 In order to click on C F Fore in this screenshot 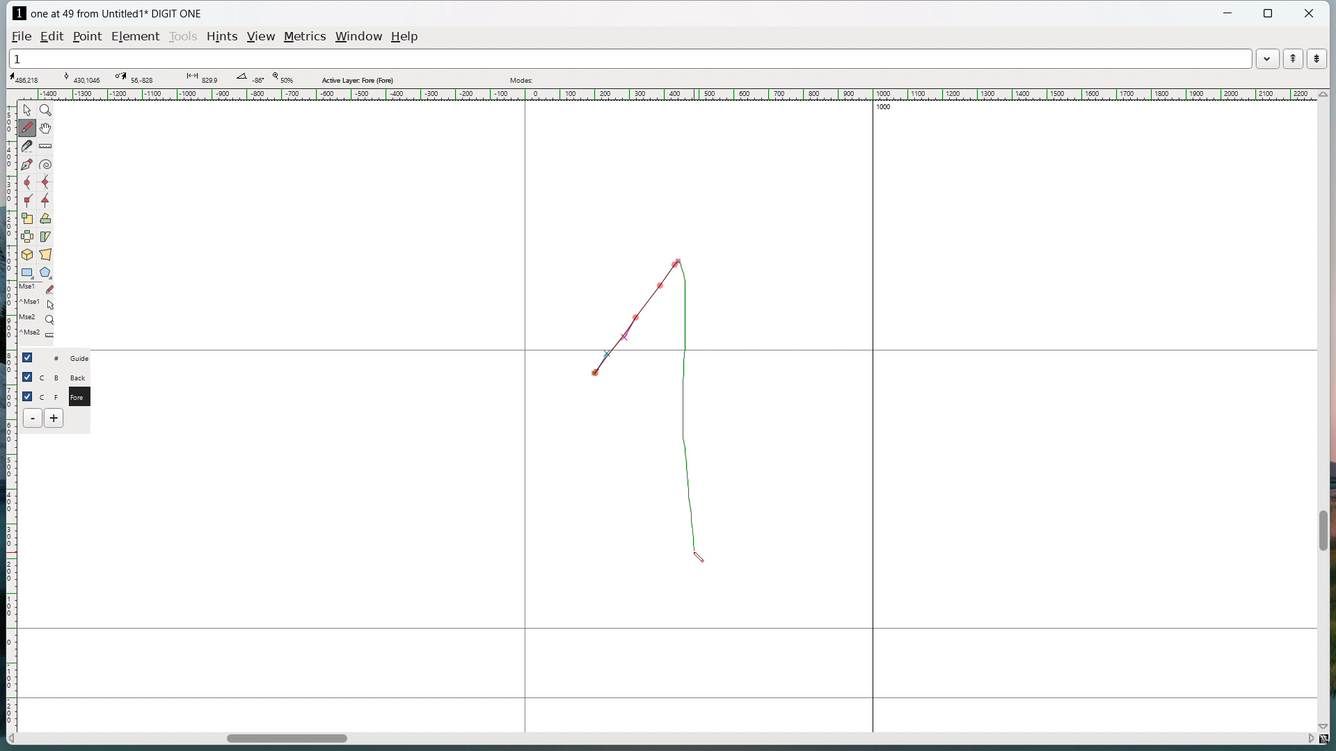, I will do `click(66, 396)`.